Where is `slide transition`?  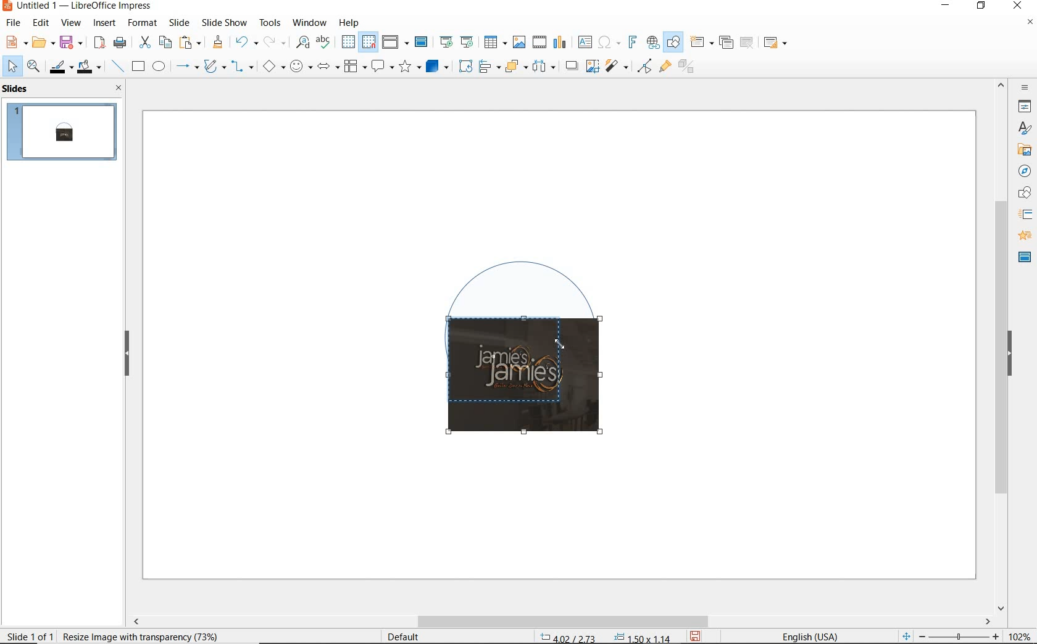
slide transition is located at coordinates (1025, 215).